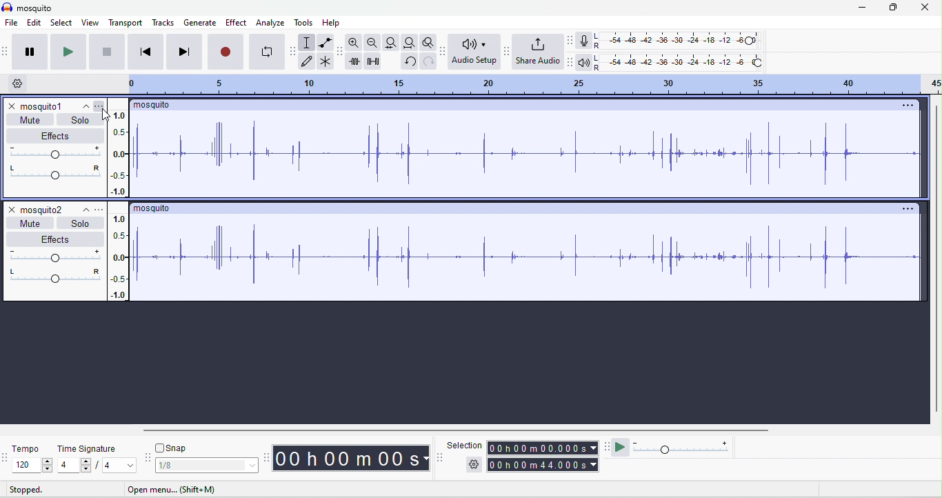 The height and width of the screenshot is (498, 942). What do you see at coordinates (147, 53) in the screenshot?
I see `skip to start` at bounding box center [147, 53].